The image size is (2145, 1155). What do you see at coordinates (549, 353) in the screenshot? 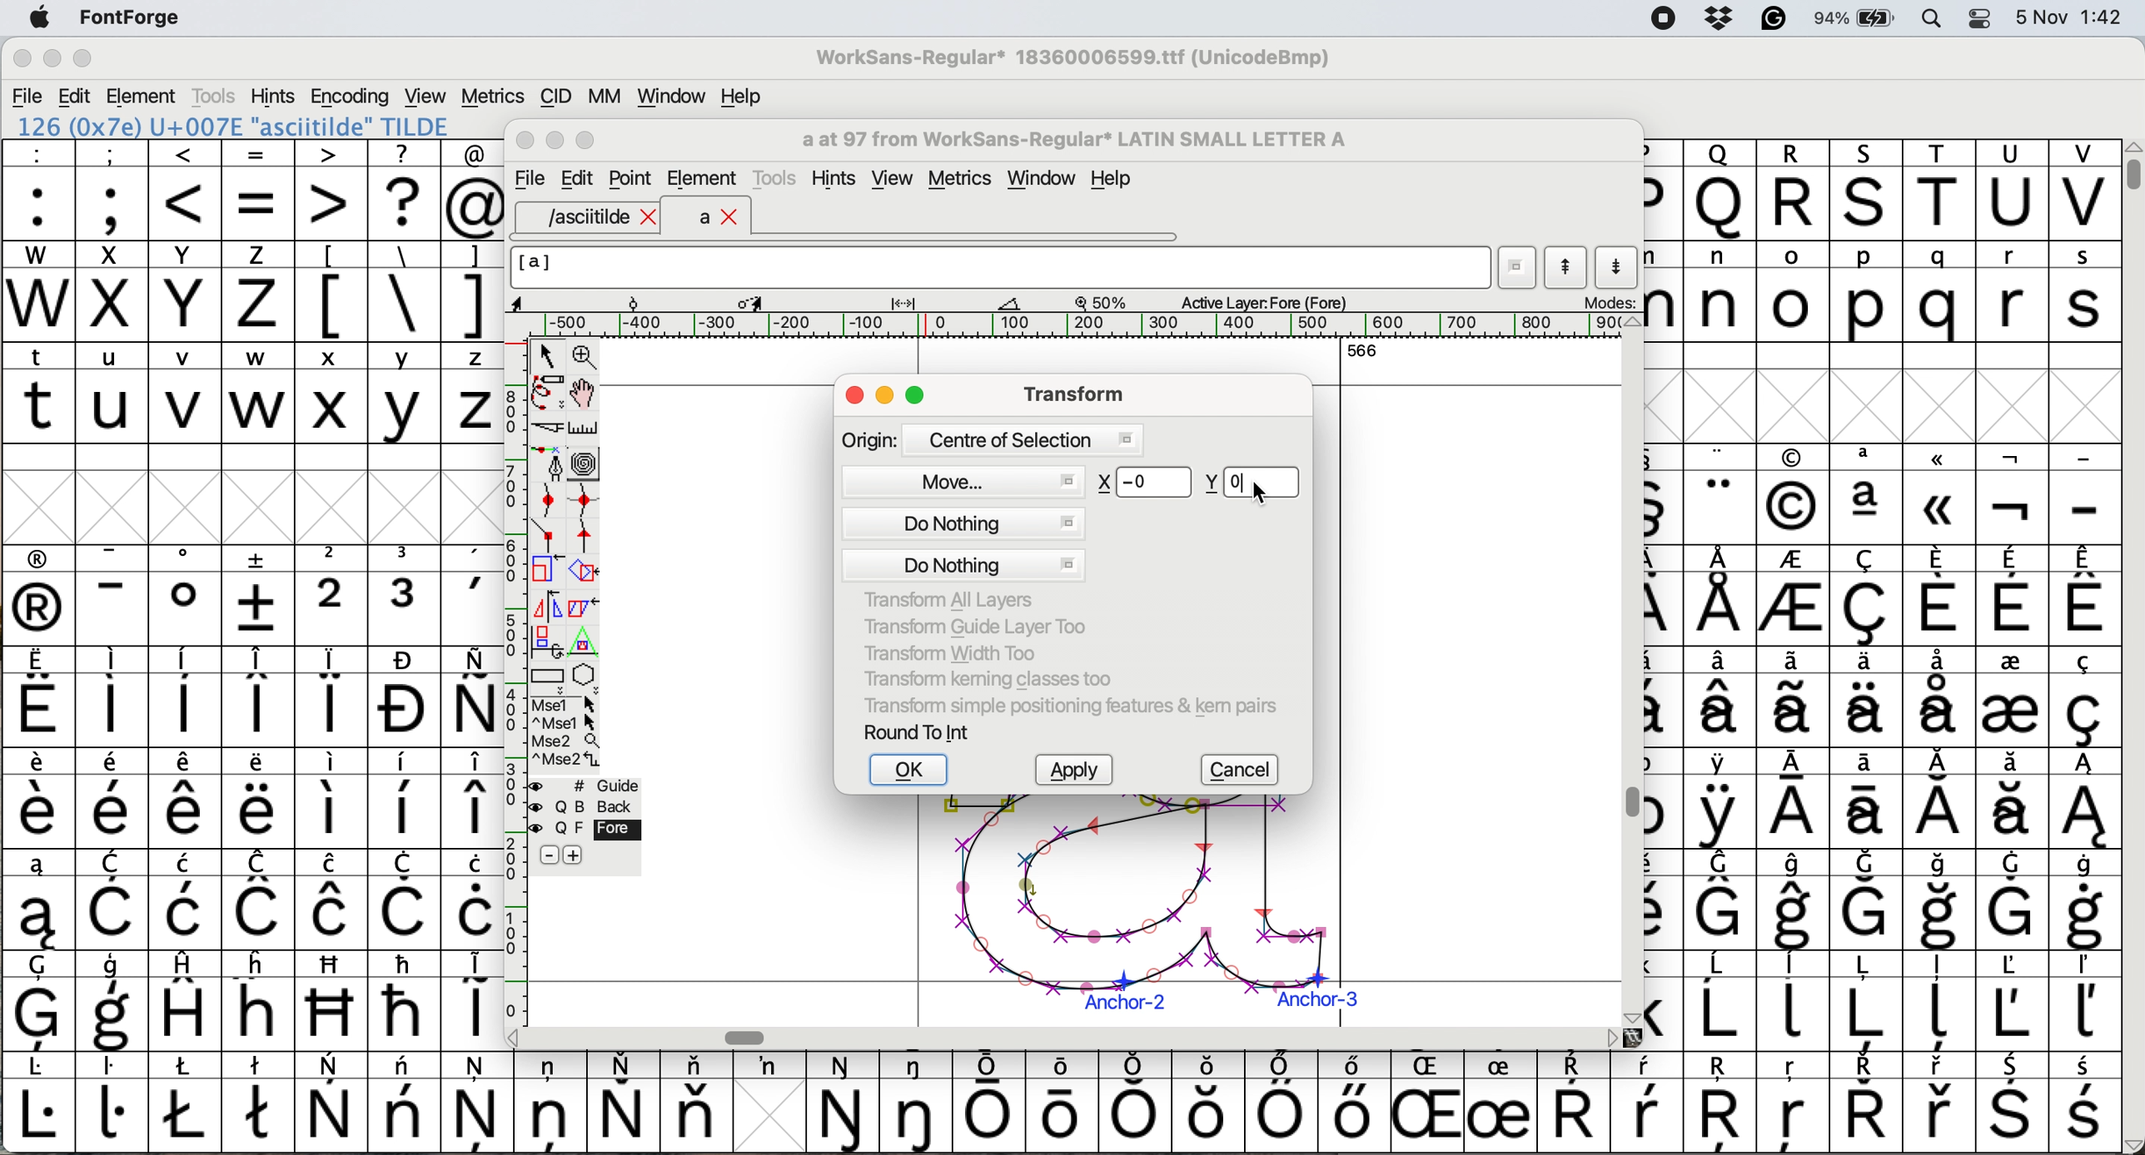
I see `select` at bounding box center [549, 353].